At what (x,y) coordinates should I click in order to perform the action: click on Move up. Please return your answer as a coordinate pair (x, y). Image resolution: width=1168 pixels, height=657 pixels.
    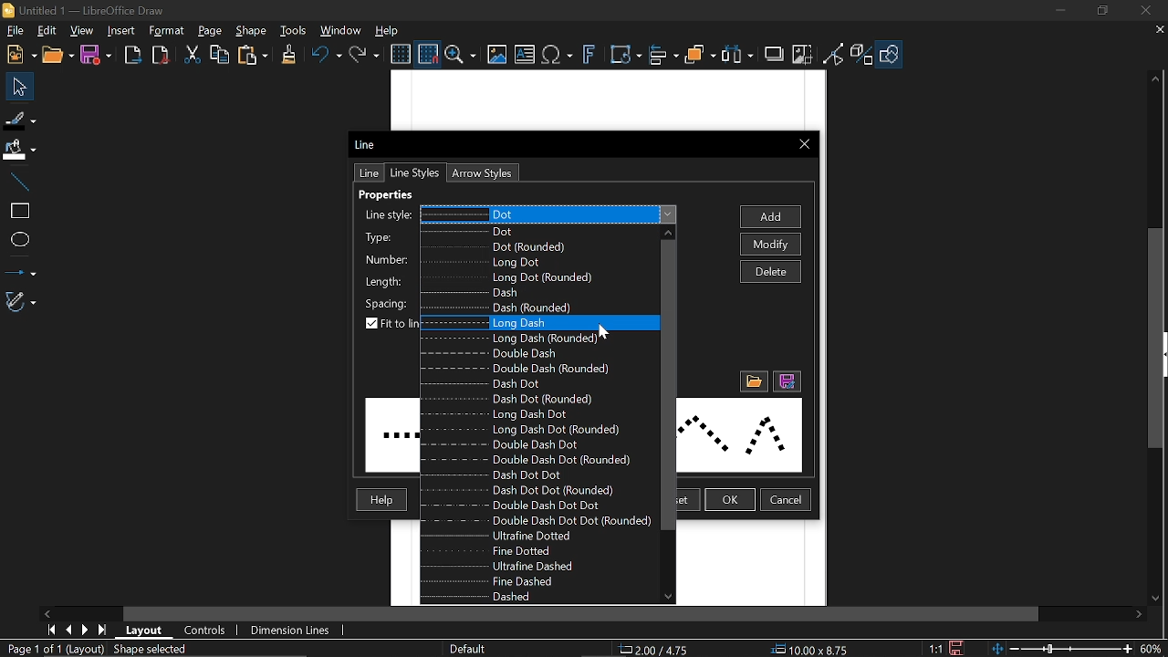
    Looking at the image, I should click on (668, 232).